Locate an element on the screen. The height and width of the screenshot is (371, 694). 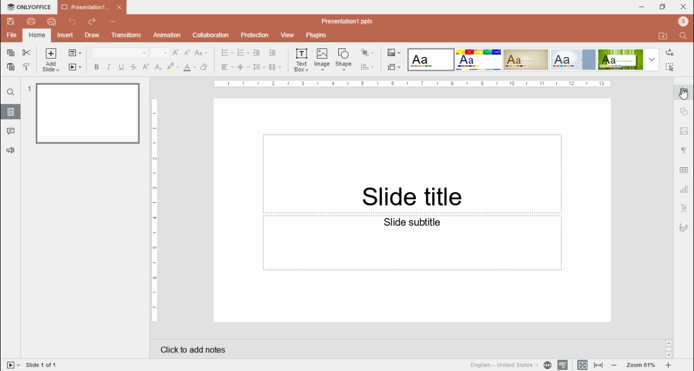
 is located at coordinates (683, 229).